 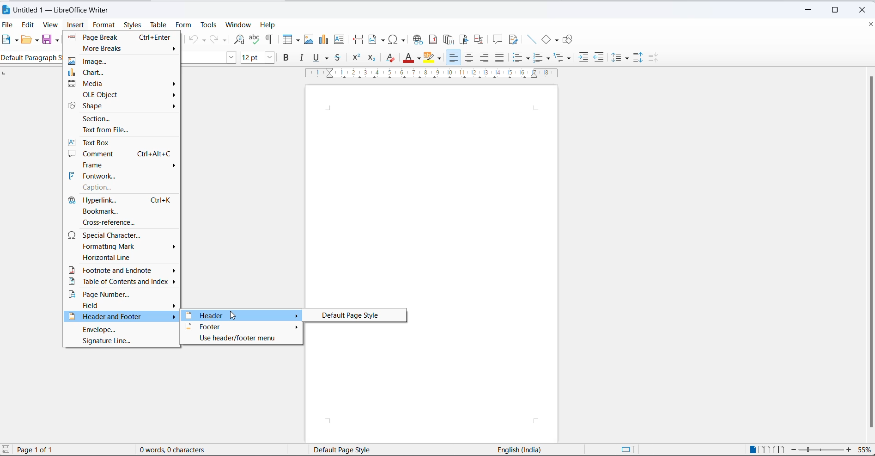 What do you see at coordinates (121, 283) in the screenshot?
I see `table of contents and index` at bounding box center [121, 283].